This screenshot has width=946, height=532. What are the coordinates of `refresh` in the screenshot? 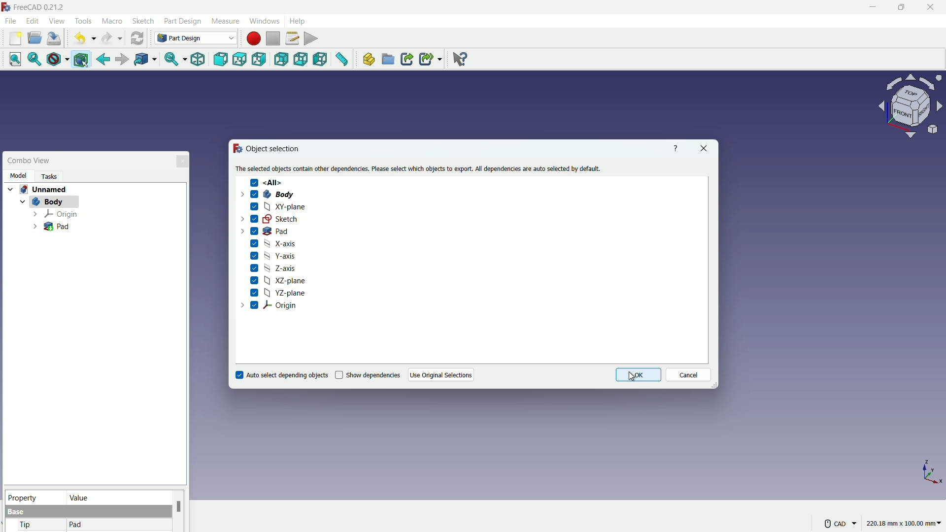 It's located at (137, 37).